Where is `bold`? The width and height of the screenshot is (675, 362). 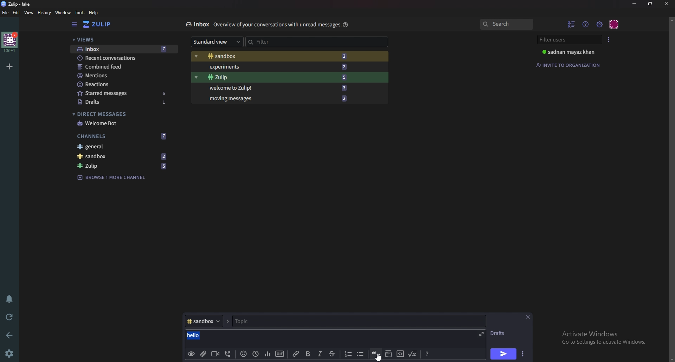
bold is located at coordinates (308, 354).